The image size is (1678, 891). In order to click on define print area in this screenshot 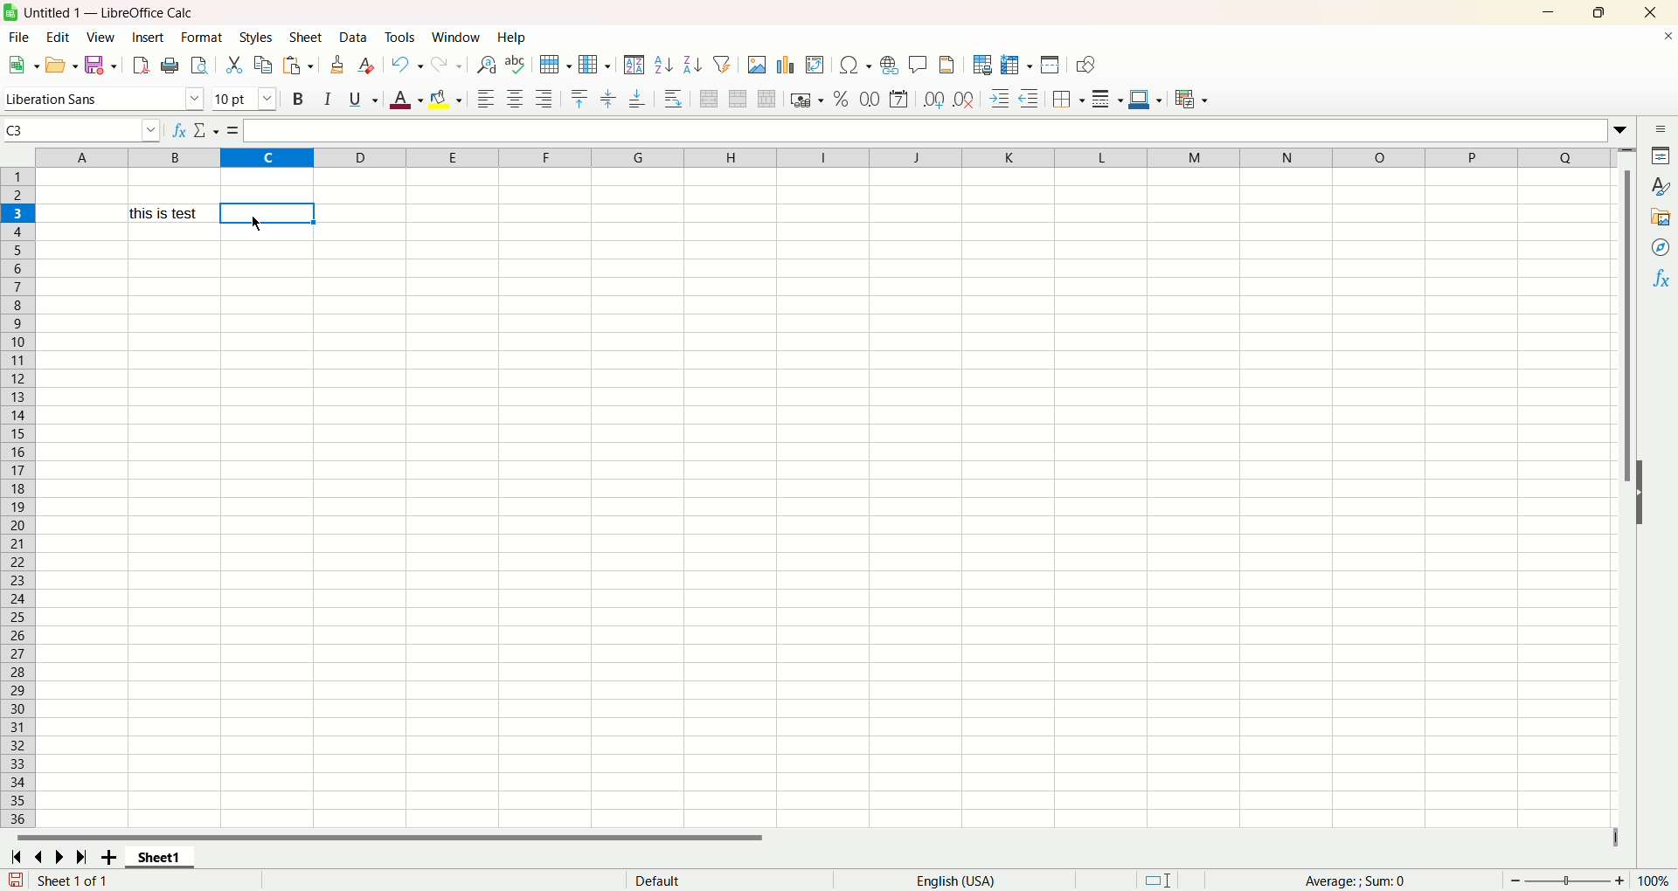, I will do `click(981, 65)`.